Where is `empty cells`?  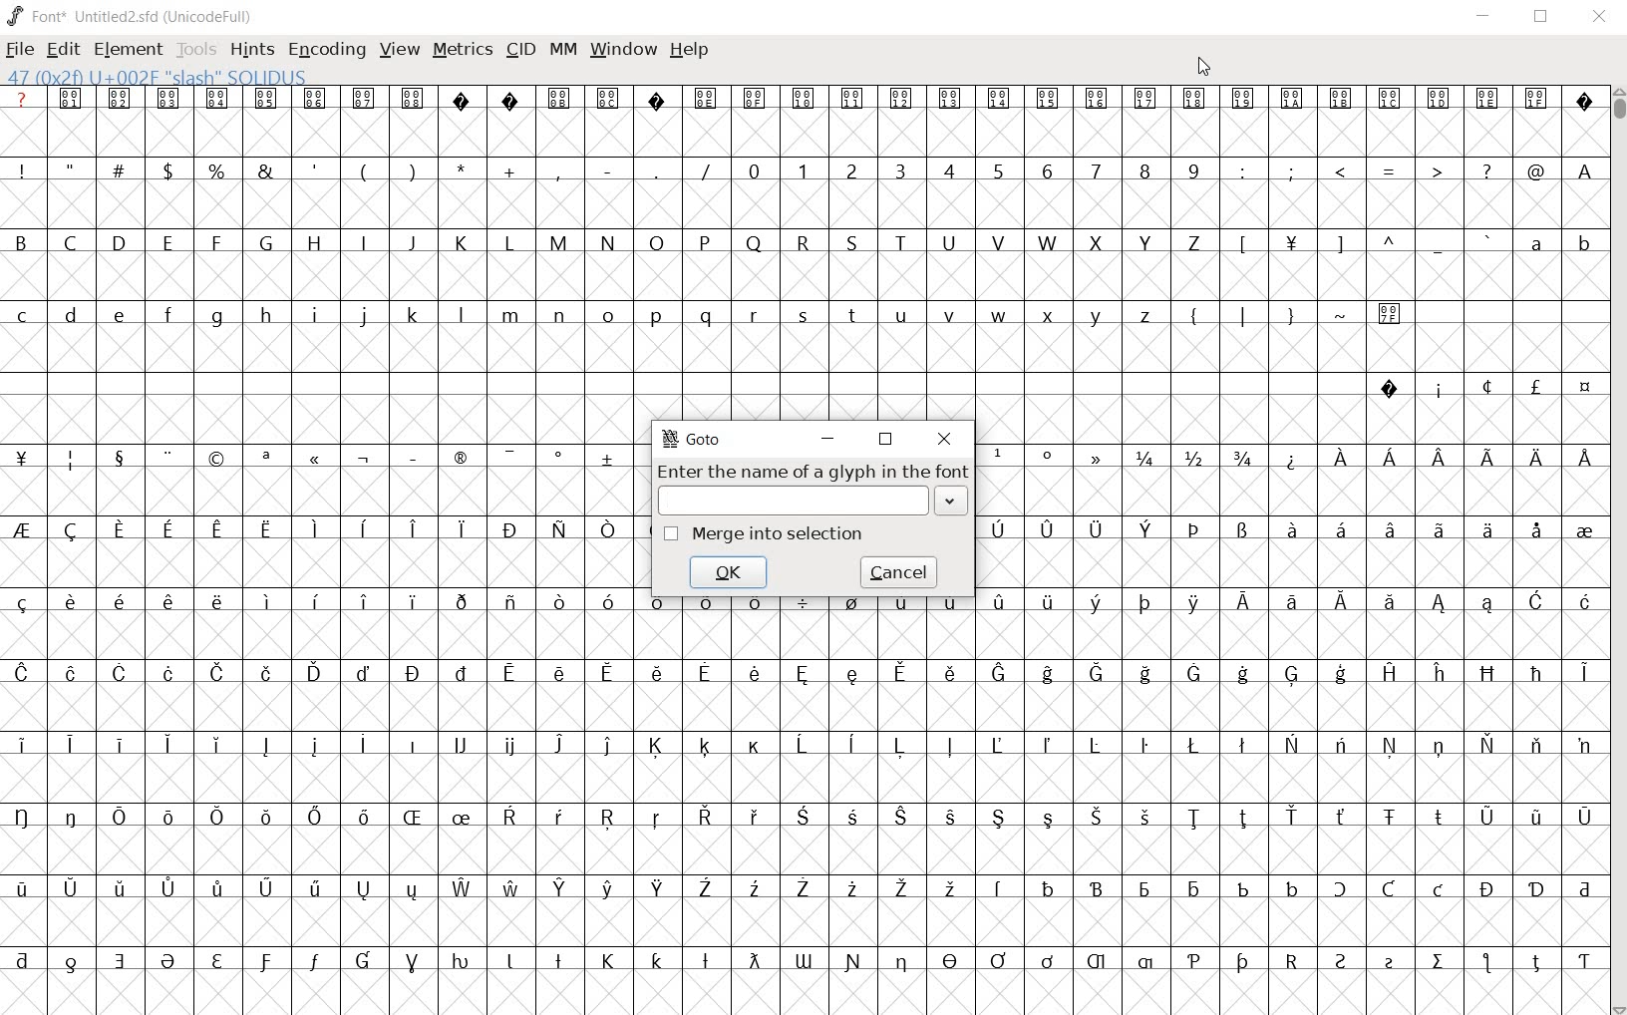 empty cells is located at coordinates (805, 135).